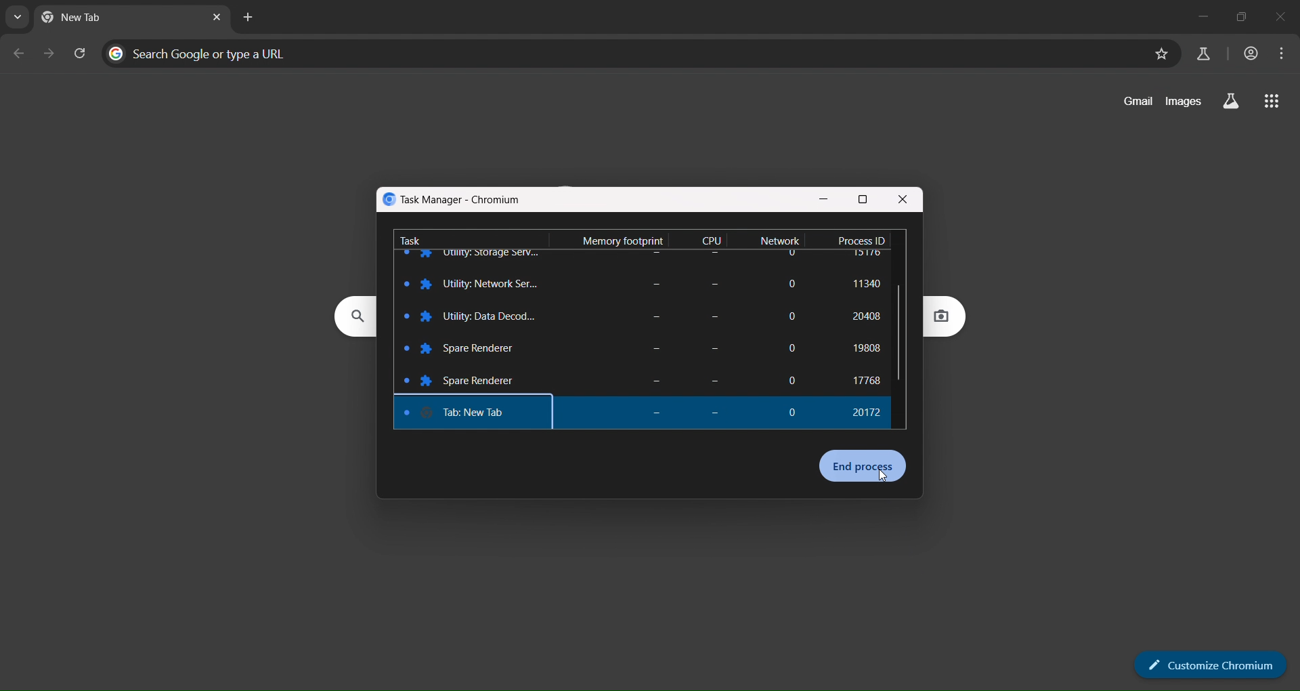 The width and height of the screenshot is (1300, 691). Describe the element at coordinates (495, 347) in the screenshot. I see `Utility: Data Decod...` at that location.